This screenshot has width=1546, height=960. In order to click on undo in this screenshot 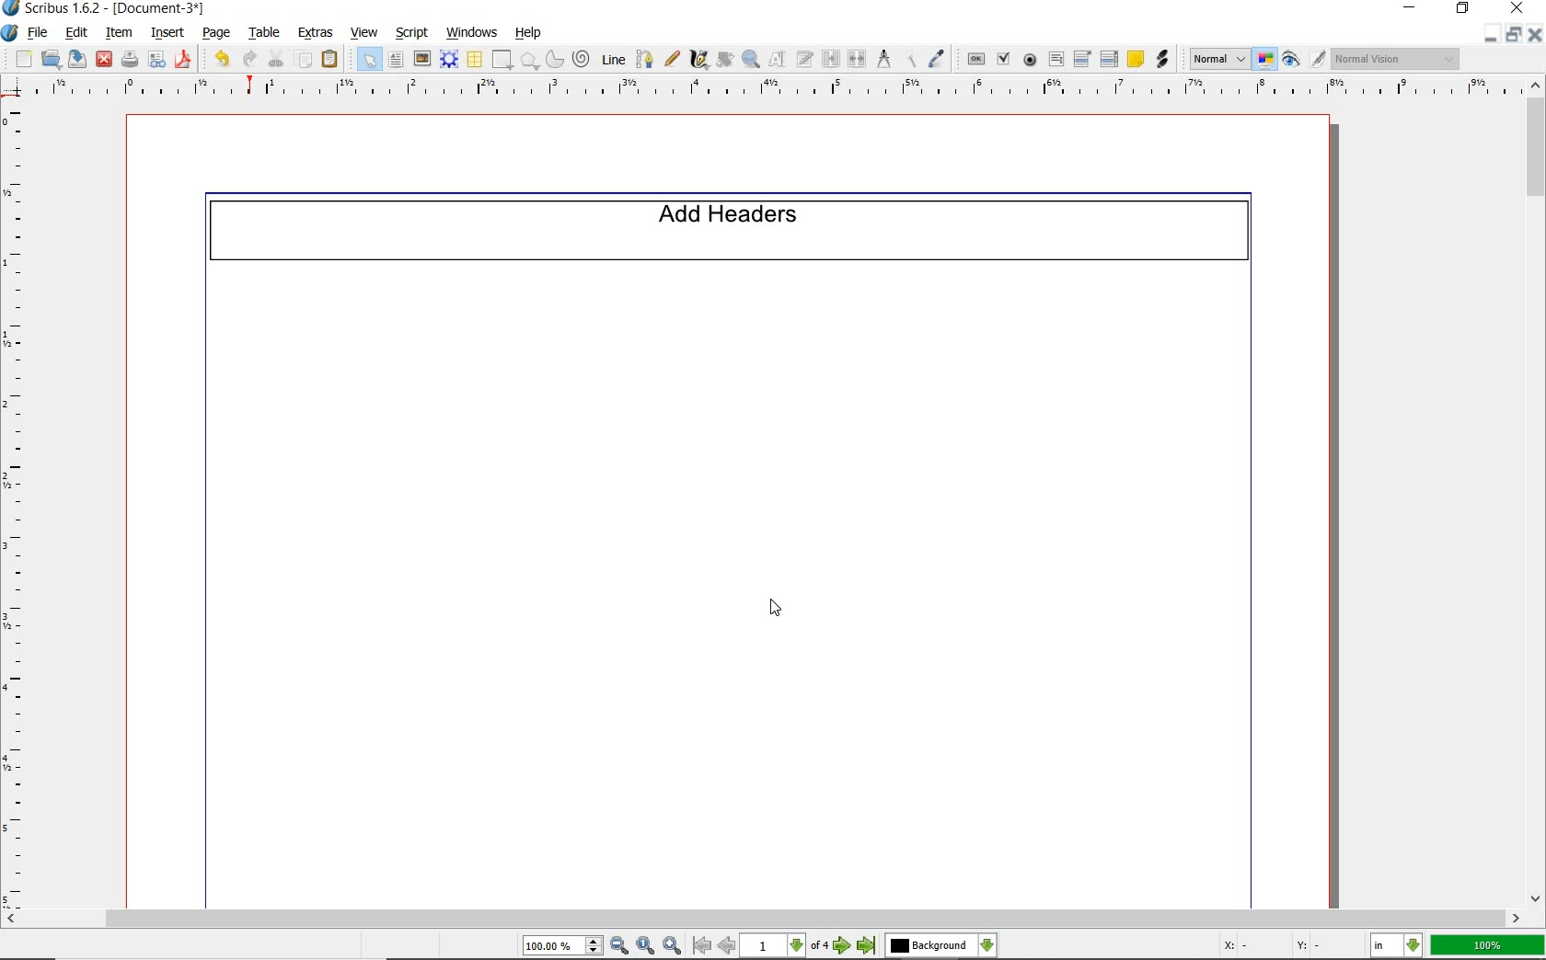, I will do `click(221, 60)`.